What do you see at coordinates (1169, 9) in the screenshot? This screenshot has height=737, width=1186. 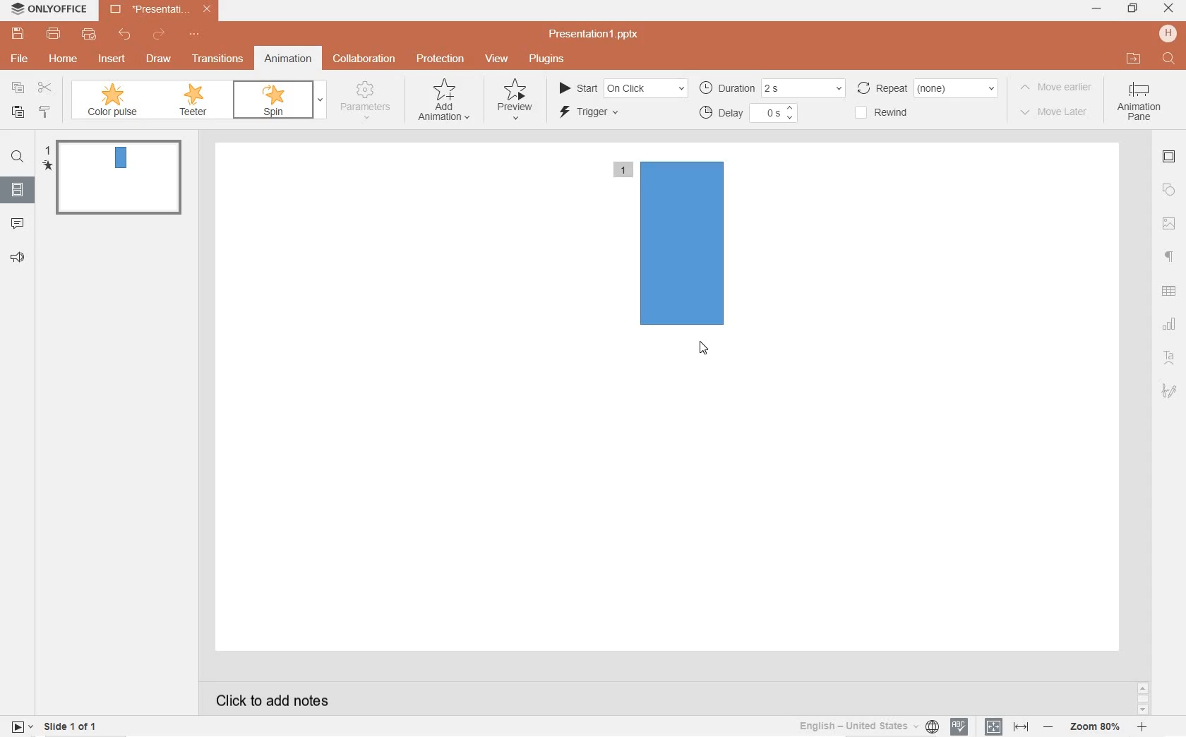 I see `CLOSE` at bounding box center [1169, 9].